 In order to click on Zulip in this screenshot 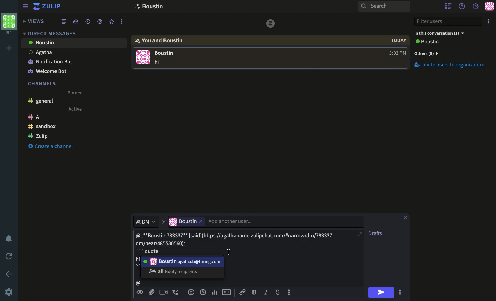, I will do `click(39, 135)`.